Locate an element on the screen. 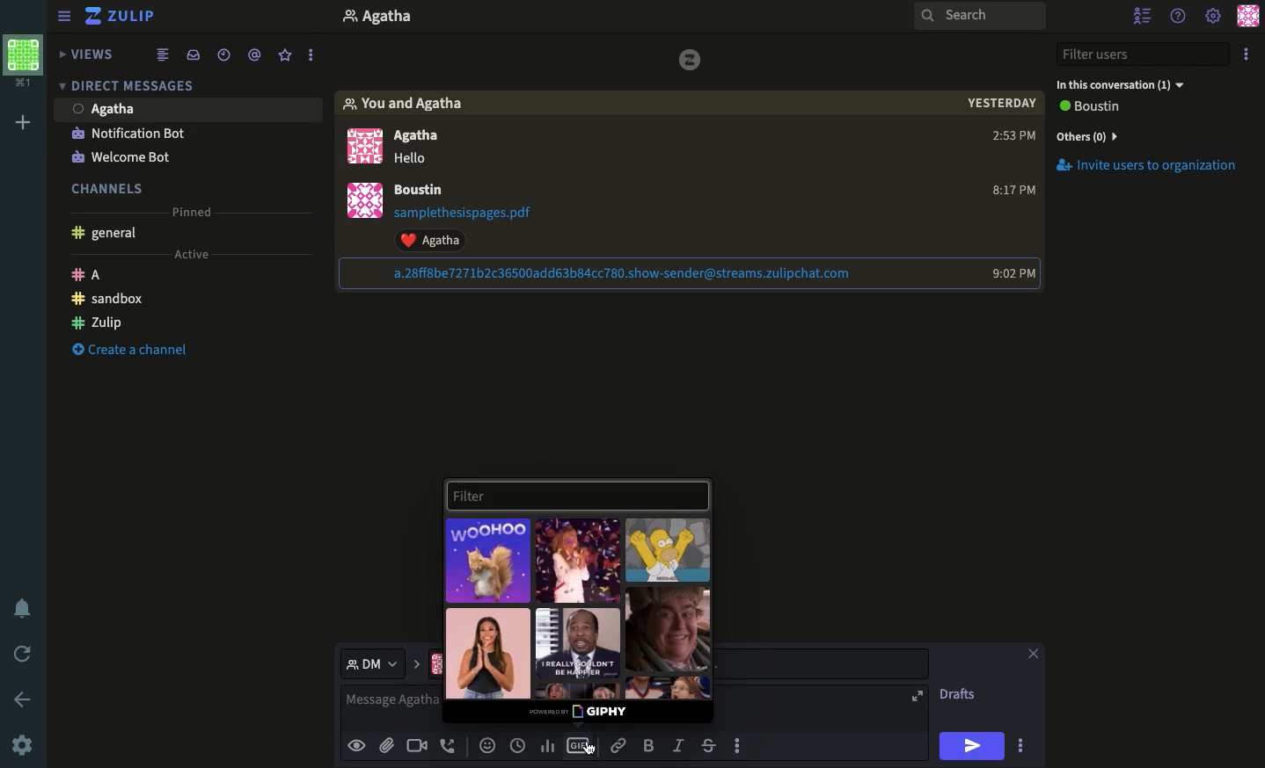  DM is located at coordinates (384, 664).